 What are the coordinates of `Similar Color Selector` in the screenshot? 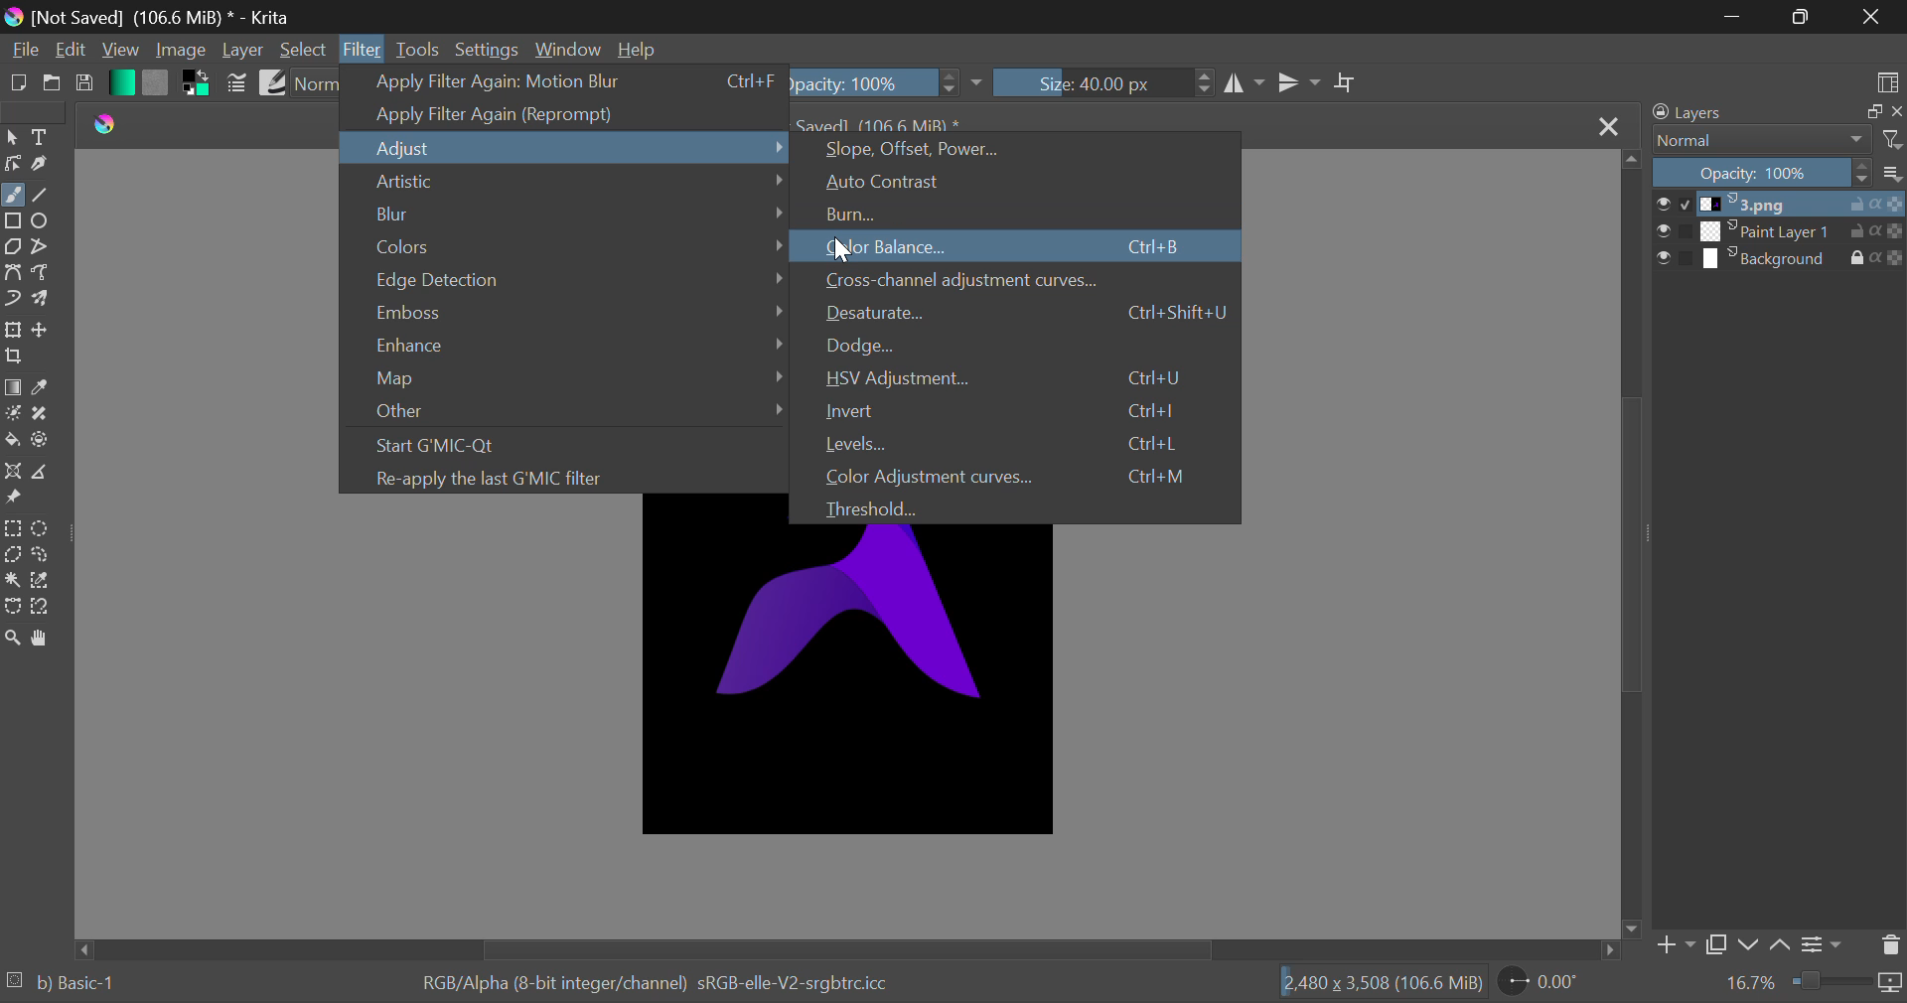 It's located at (46, 580).